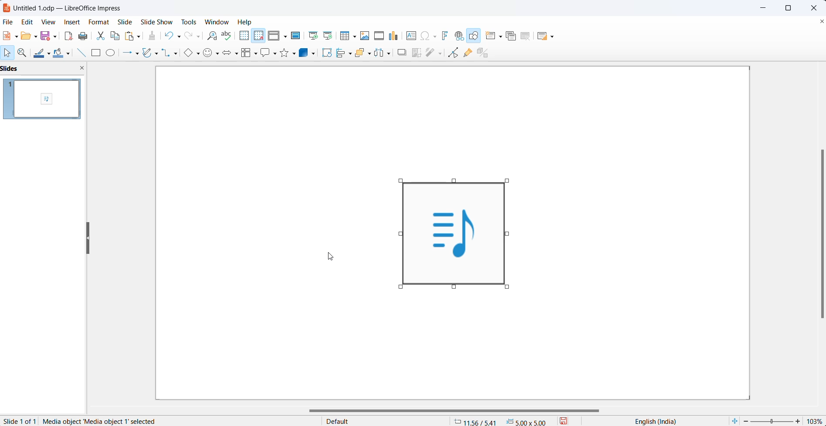 Image resolution: width=826 pixels, height=426 pixels. I want to click on save, so click(46, 36).